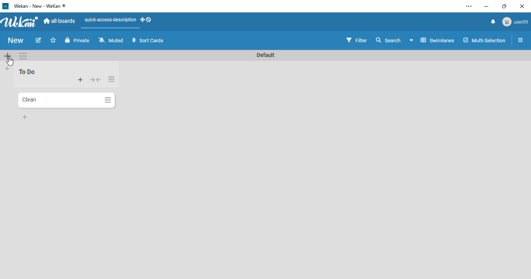 The height and width of the screenshot is (279, 531). I want to click on all-boards, so click(60, 21).